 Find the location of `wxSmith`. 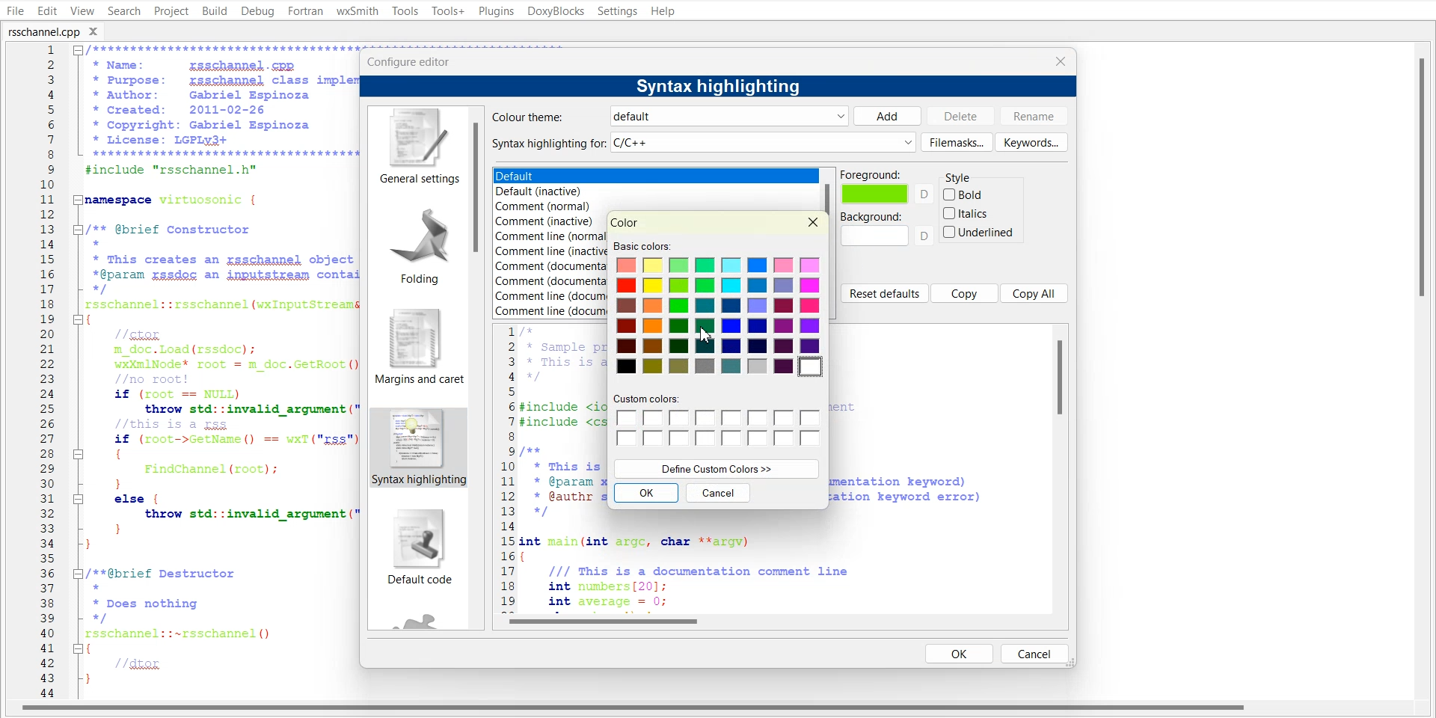

wxSmith is located at coordinates (357, 11).